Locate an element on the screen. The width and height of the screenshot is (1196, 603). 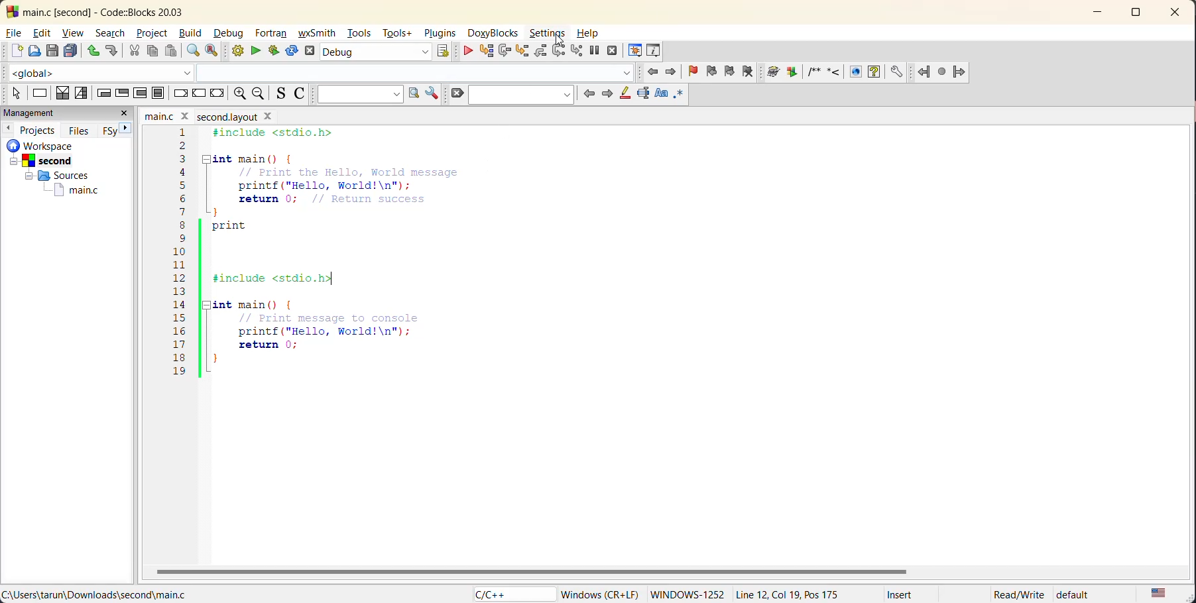
minimize is located at coordinates (1097, 13).